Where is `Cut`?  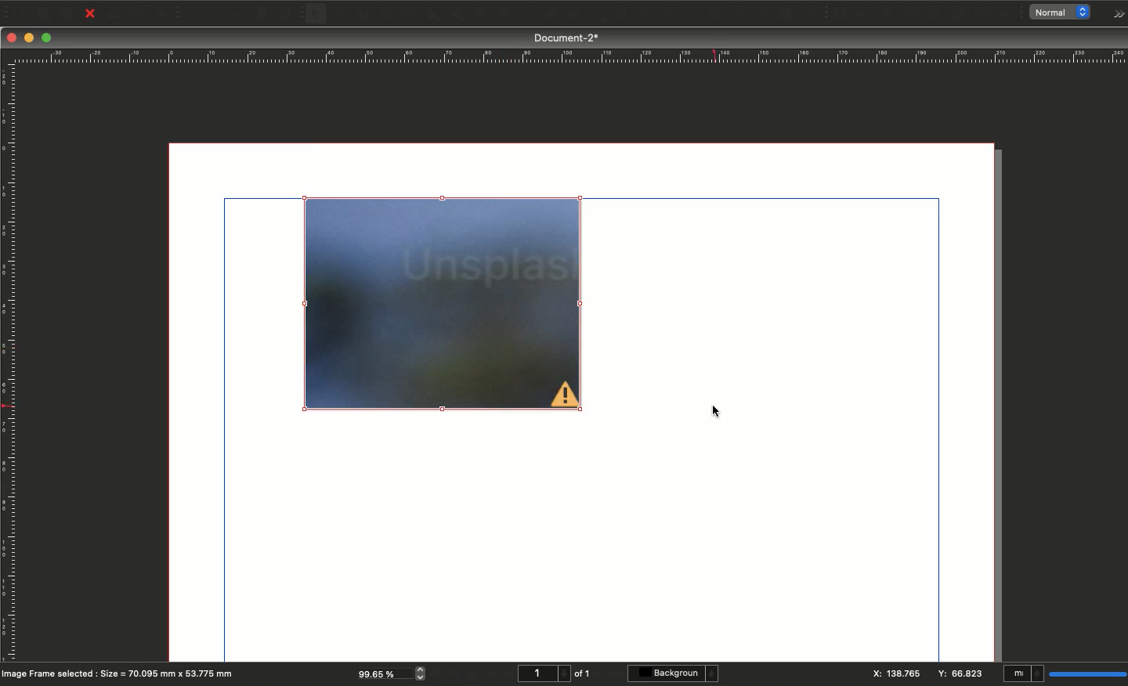 Cut is located at coordinates (238, 14).